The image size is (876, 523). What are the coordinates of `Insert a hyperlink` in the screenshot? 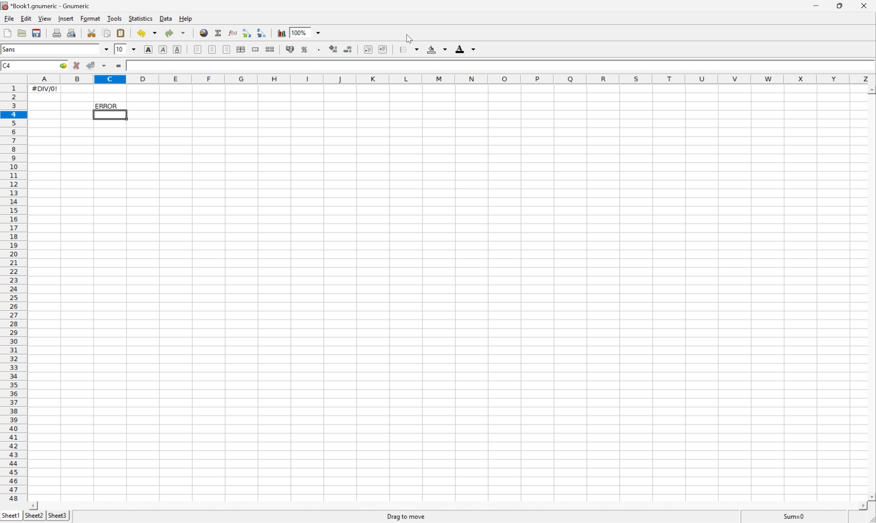 It's located at (204, 33).